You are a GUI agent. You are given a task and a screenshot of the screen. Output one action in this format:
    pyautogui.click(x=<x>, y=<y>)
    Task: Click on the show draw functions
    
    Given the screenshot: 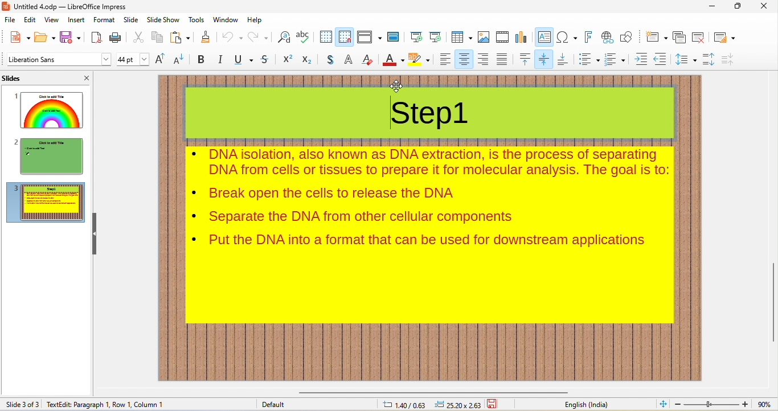 What is the action you would take?
    pyautogui.click(x=628, y=37)
    